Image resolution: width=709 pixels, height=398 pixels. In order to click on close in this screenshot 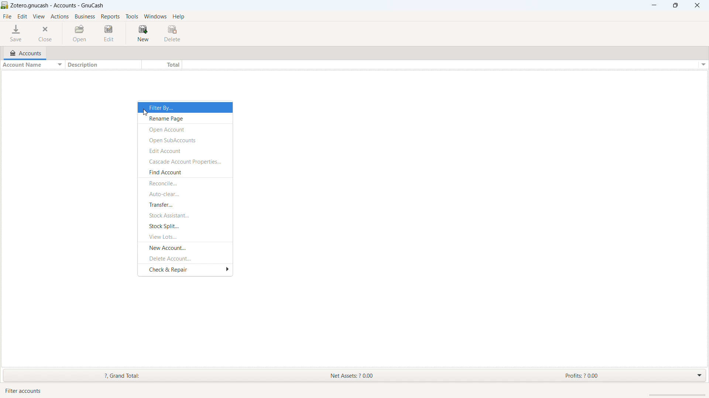, I will do `click(46, 34)`.